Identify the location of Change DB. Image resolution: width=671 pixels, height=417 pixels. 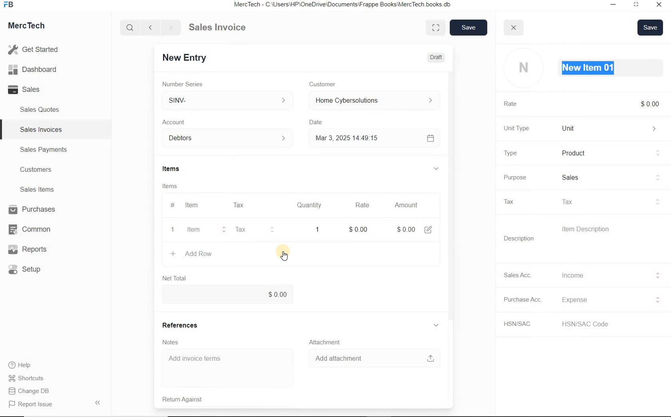
(30, 391).